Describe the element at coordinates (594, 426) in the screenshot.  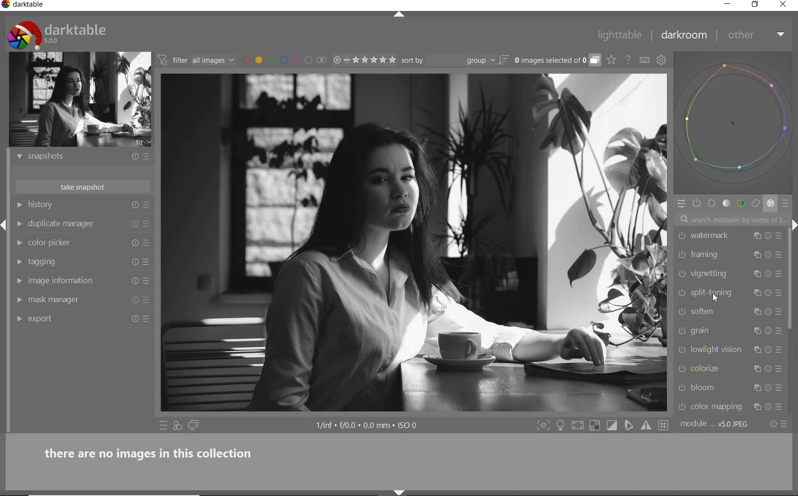
I see `shift+o` at that location.